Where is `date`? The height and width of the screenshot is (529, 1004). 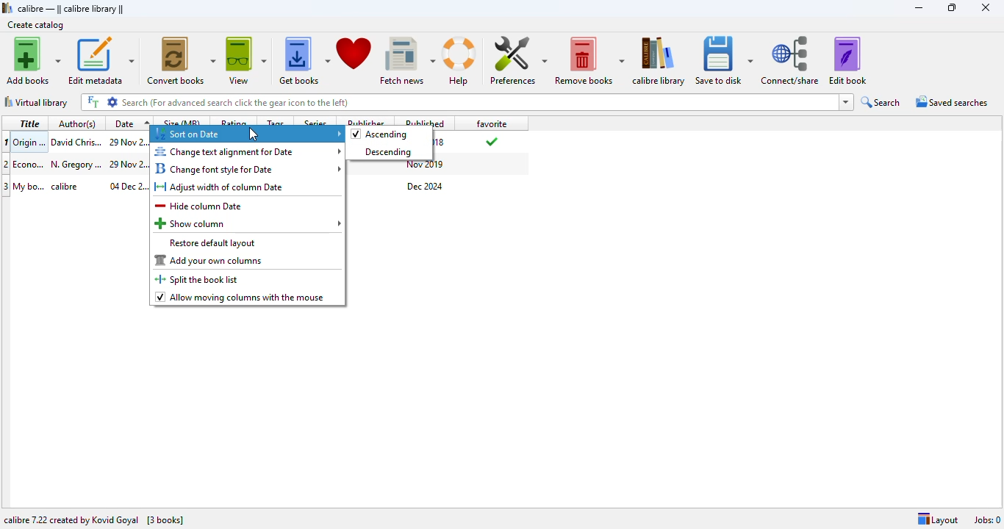
date is located at coordinates (131, 123).